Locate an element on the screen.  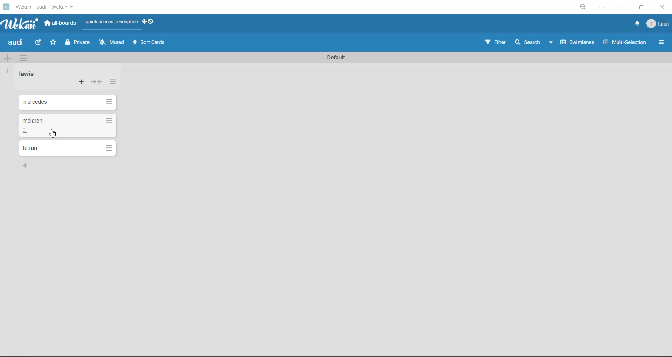
add swimlane is located at coordinates (9, 58).